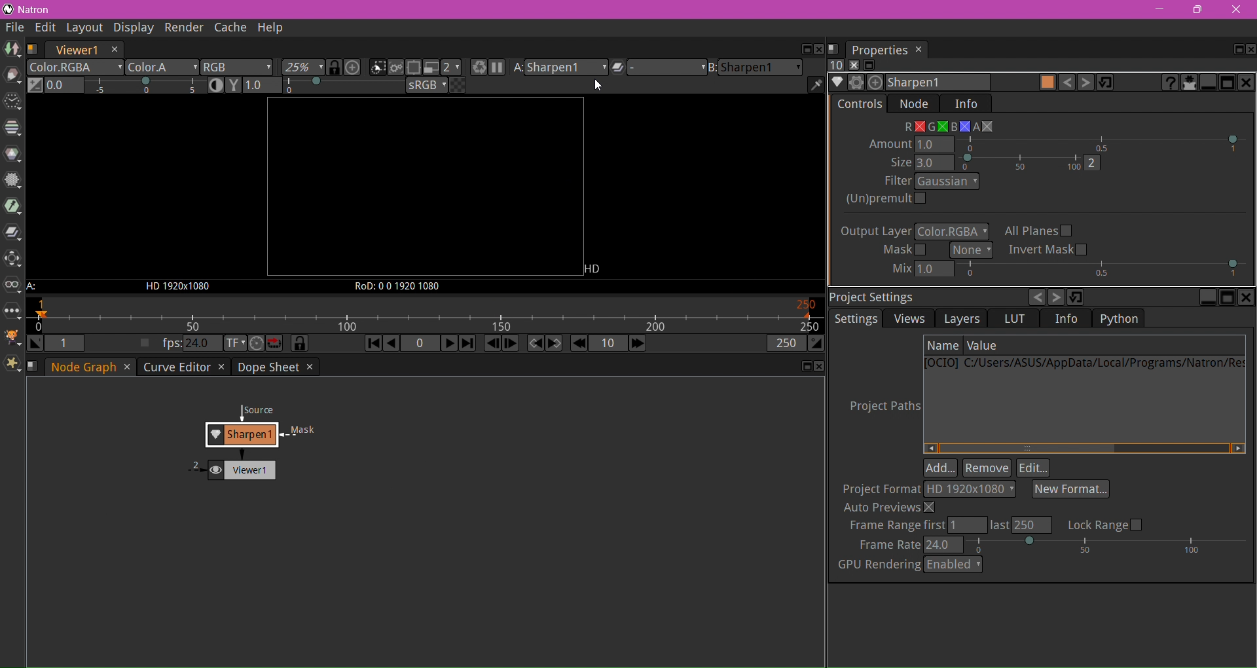 This screenshot has height=668, width=1257. What do you see at coordinates (803, 367) in the screenshot?
I see `Float pane` at bounding box center [803, 367].